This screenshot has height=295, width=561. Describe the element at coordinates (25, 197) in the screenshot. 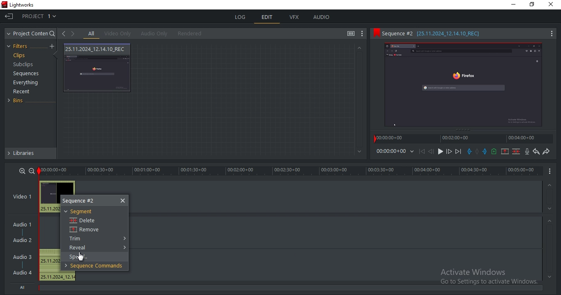

I see `video` at that location.